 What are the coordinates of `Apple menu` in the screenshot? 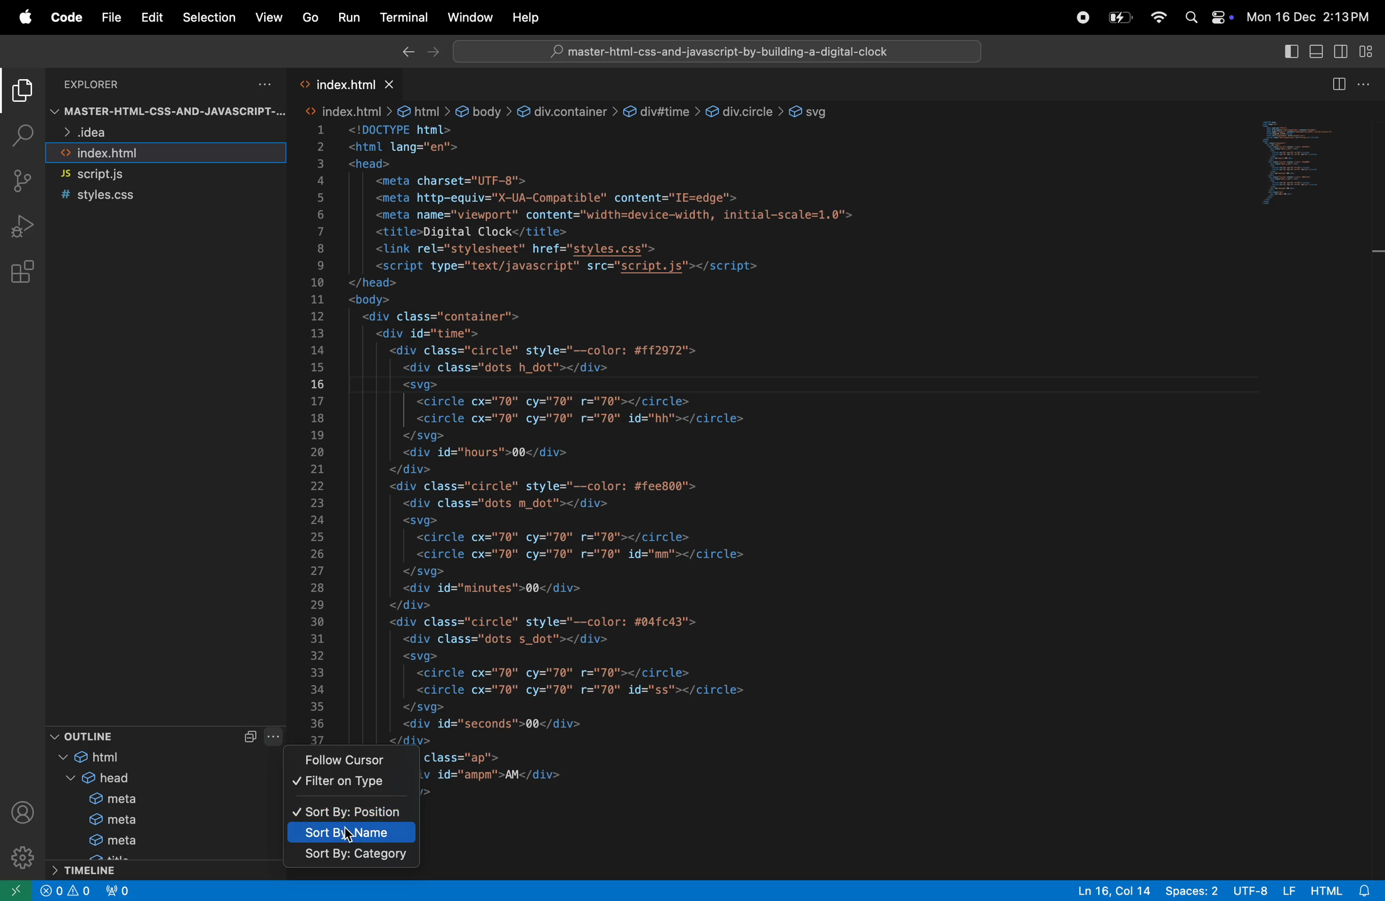 It's located at (19, 16).